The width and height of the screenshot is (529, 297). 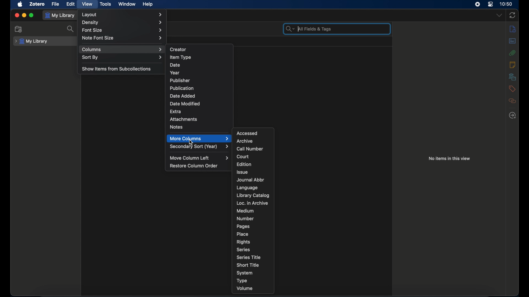 I want to click on search, so click(x=71, y=29).